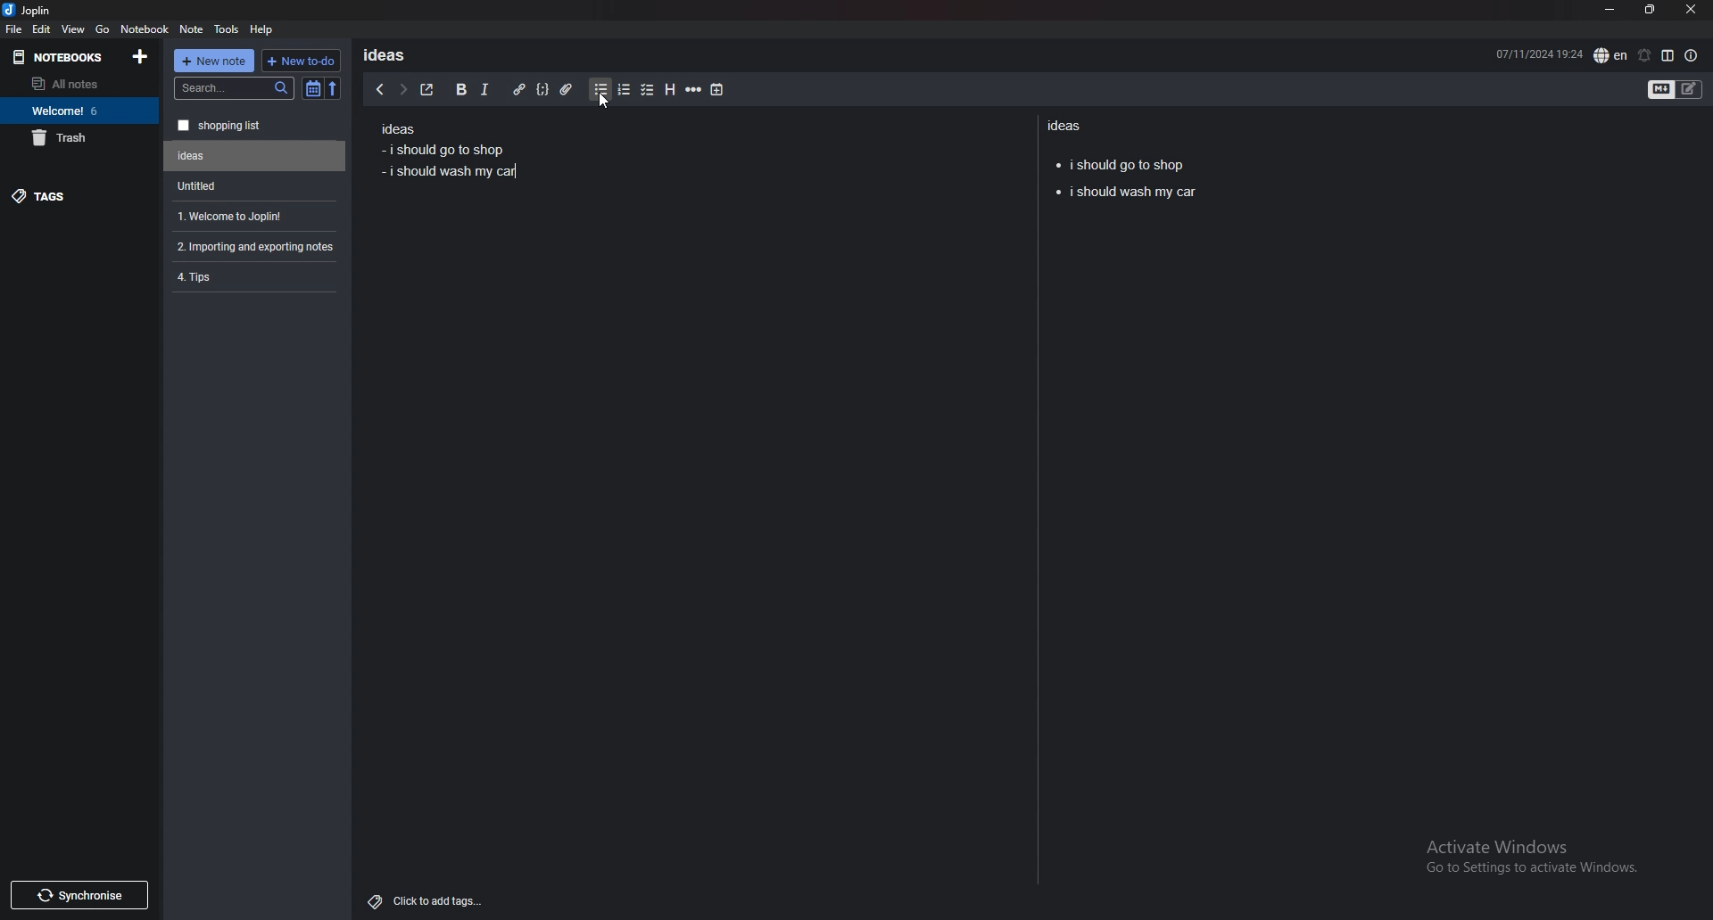 The width and height of the screenshot is (1713, 920). Describe the element at coordinates (1650, 11) in the screenshot. I see `resize` at that location.